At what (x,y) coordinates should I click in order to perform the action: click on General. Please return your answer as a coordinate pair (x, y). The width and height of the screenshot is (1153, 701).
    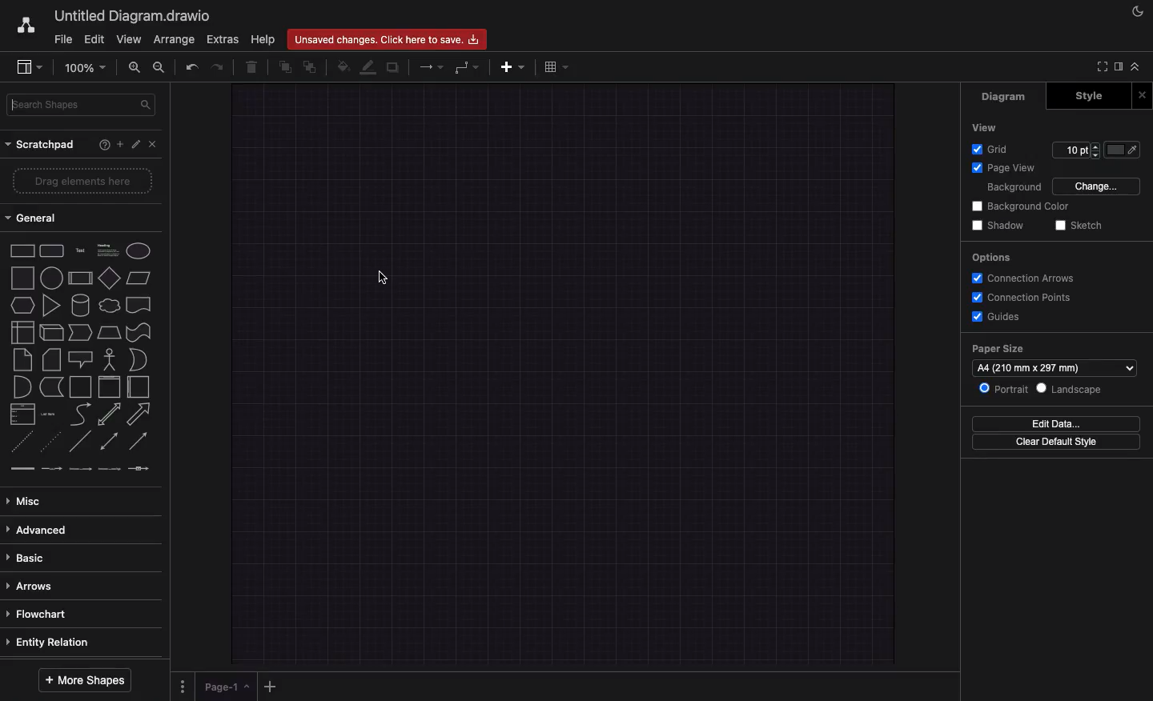
    Looking at the image, I should click on (36, 218).